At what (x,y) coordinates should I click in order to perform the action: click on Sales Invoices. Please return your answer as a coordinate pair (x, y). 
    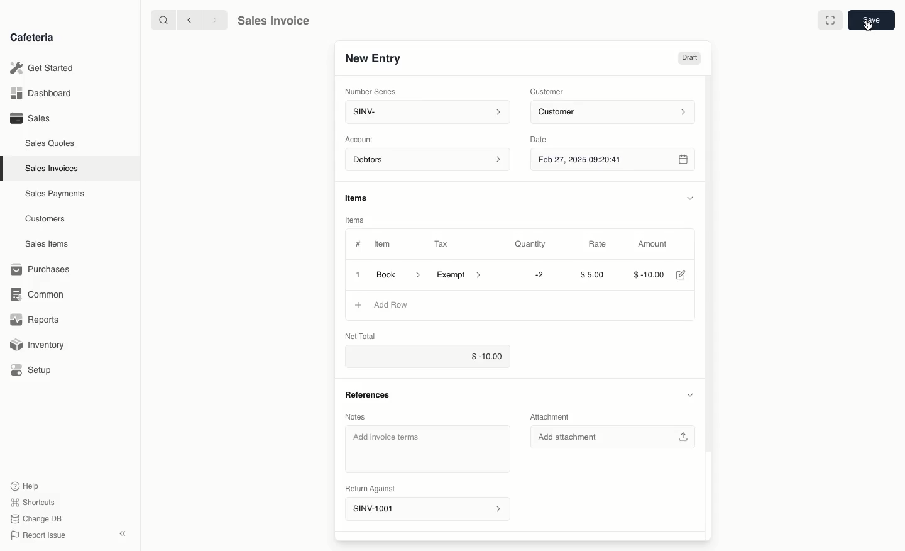
    Looking at the image, I should click on (52, 169).